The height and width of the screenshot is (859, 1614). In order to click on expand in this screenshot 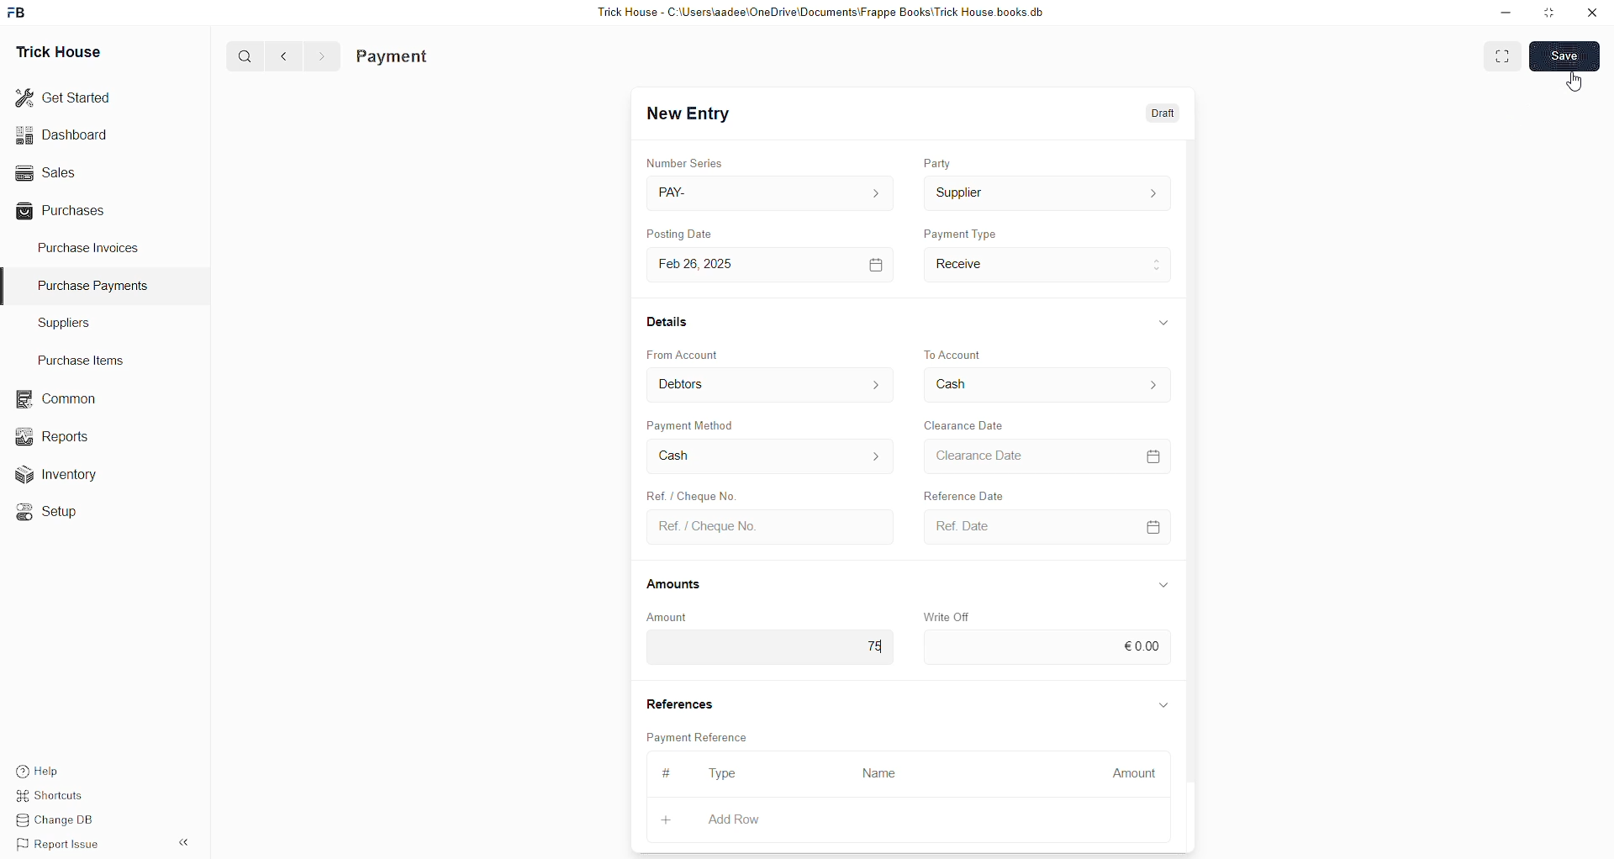, I will do `click(1164, 582)`.